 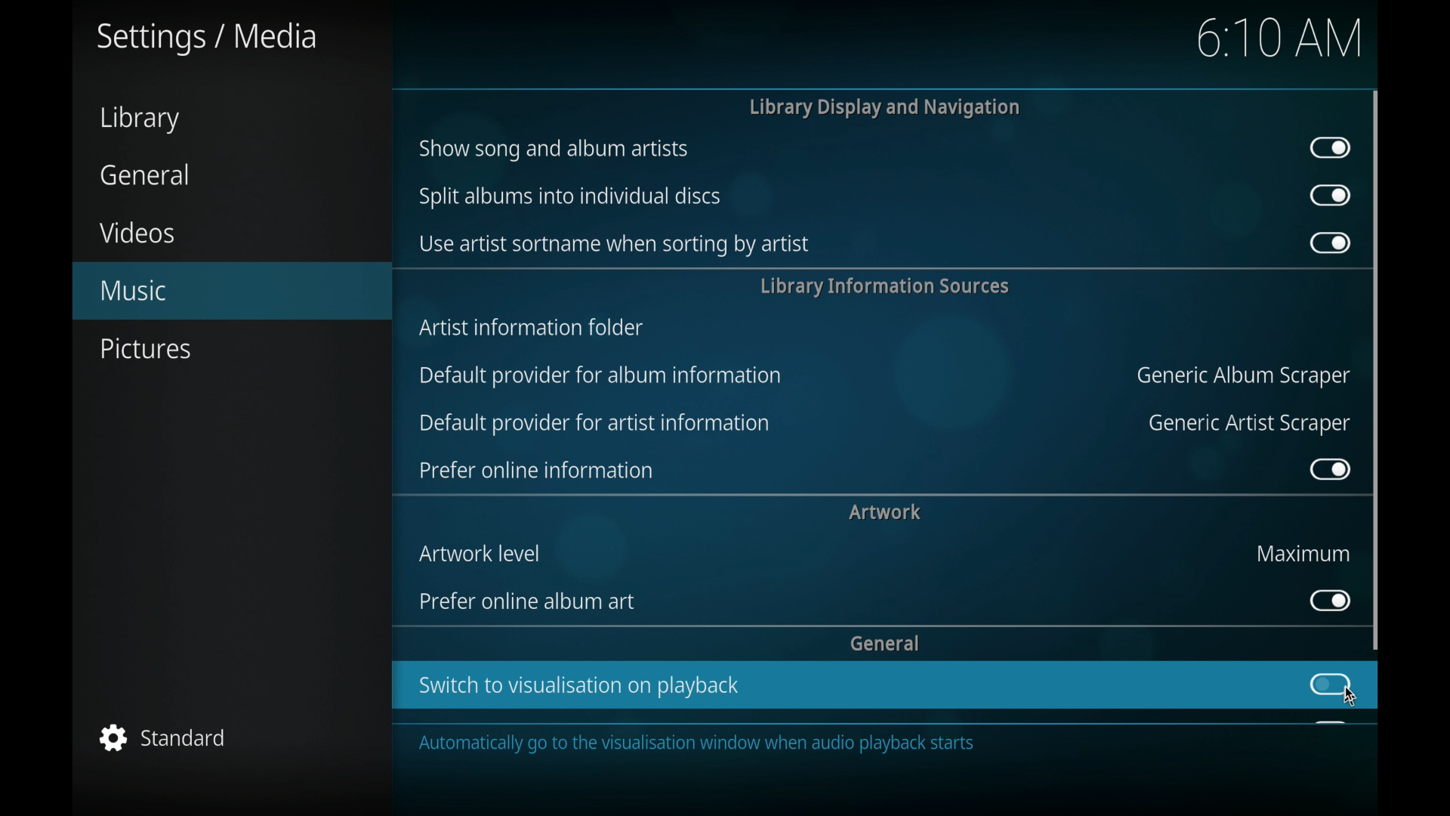 I want to click on toggle button, so click(x=1331, y=196).